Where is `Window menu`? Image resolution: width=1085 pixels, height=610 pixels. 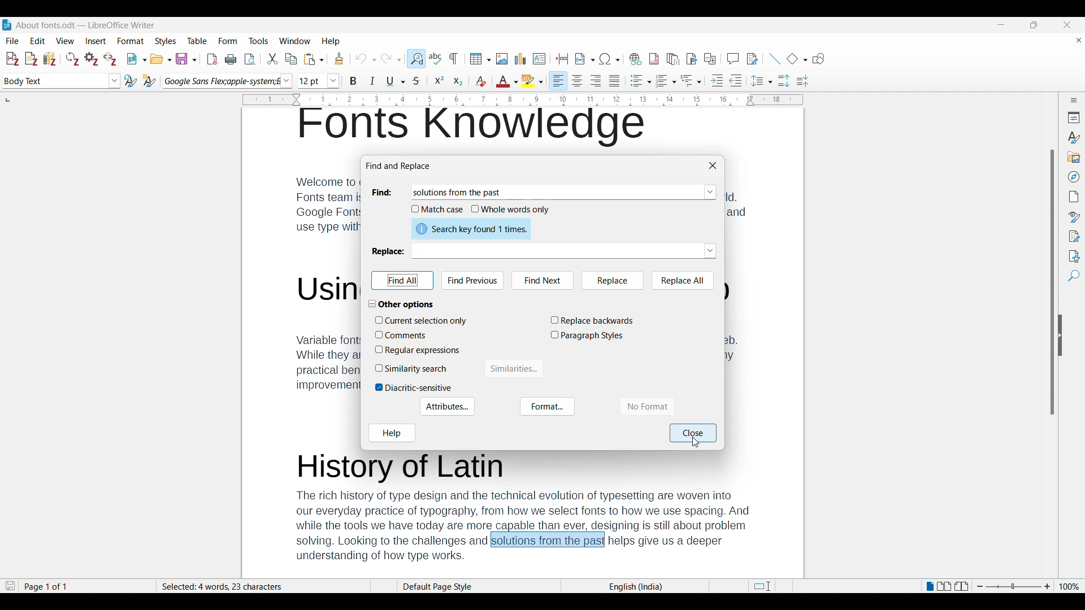 Window menu is located at coordinates (295, 41).